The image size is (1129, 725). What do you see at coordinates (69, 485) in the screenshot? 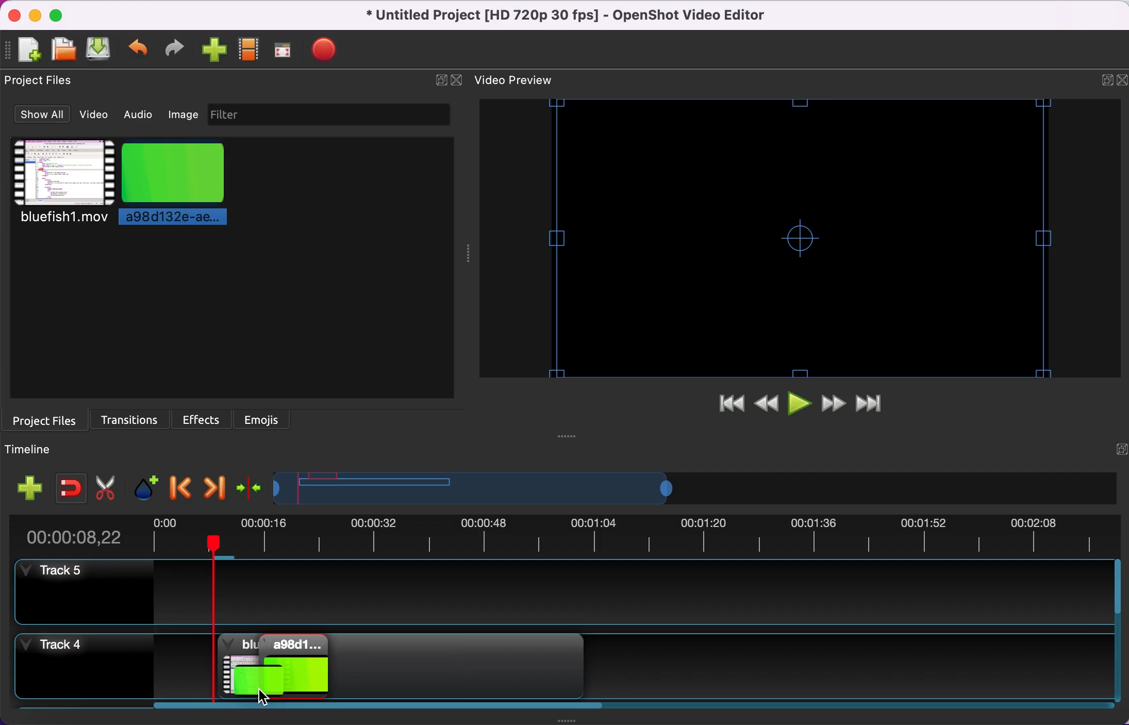
I see `enable snapping` at bounding box center [69, 485].